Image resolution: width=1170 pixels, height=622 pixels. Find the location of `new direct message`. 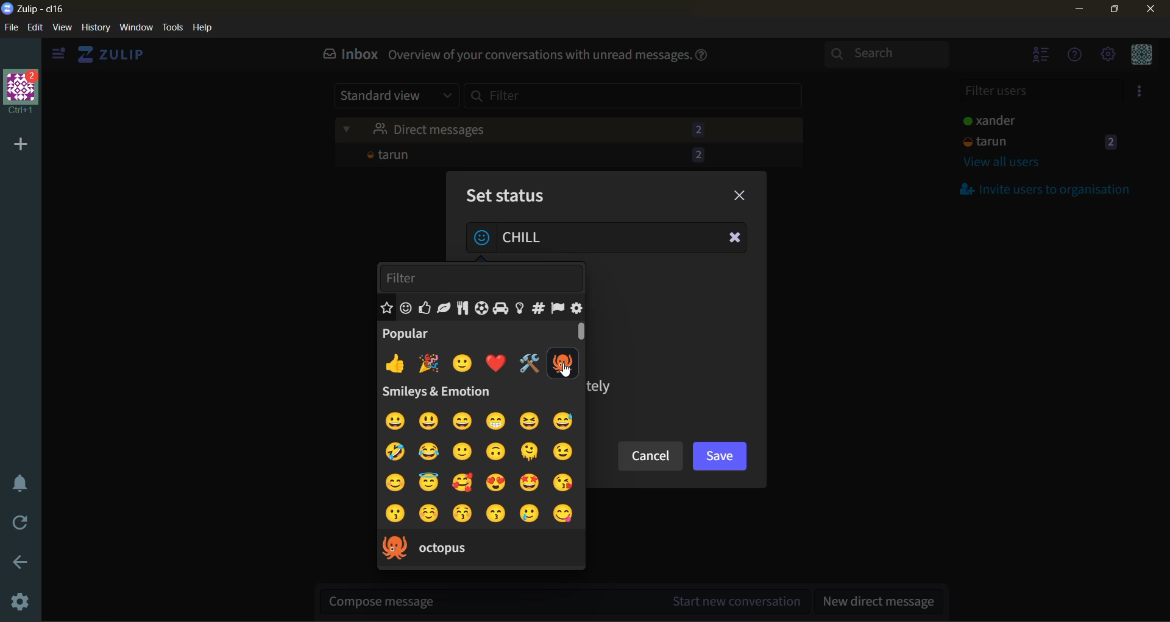

new direct message is located at coordinates (879, 600).